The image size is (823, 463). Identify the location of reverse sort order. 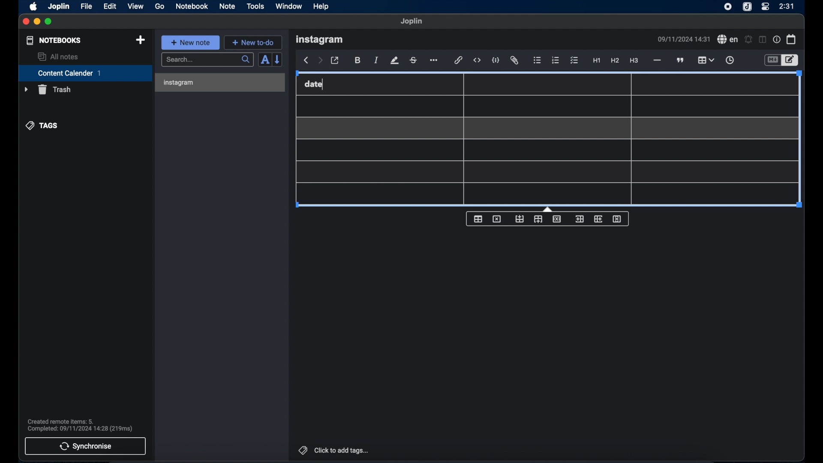
(278, 60).